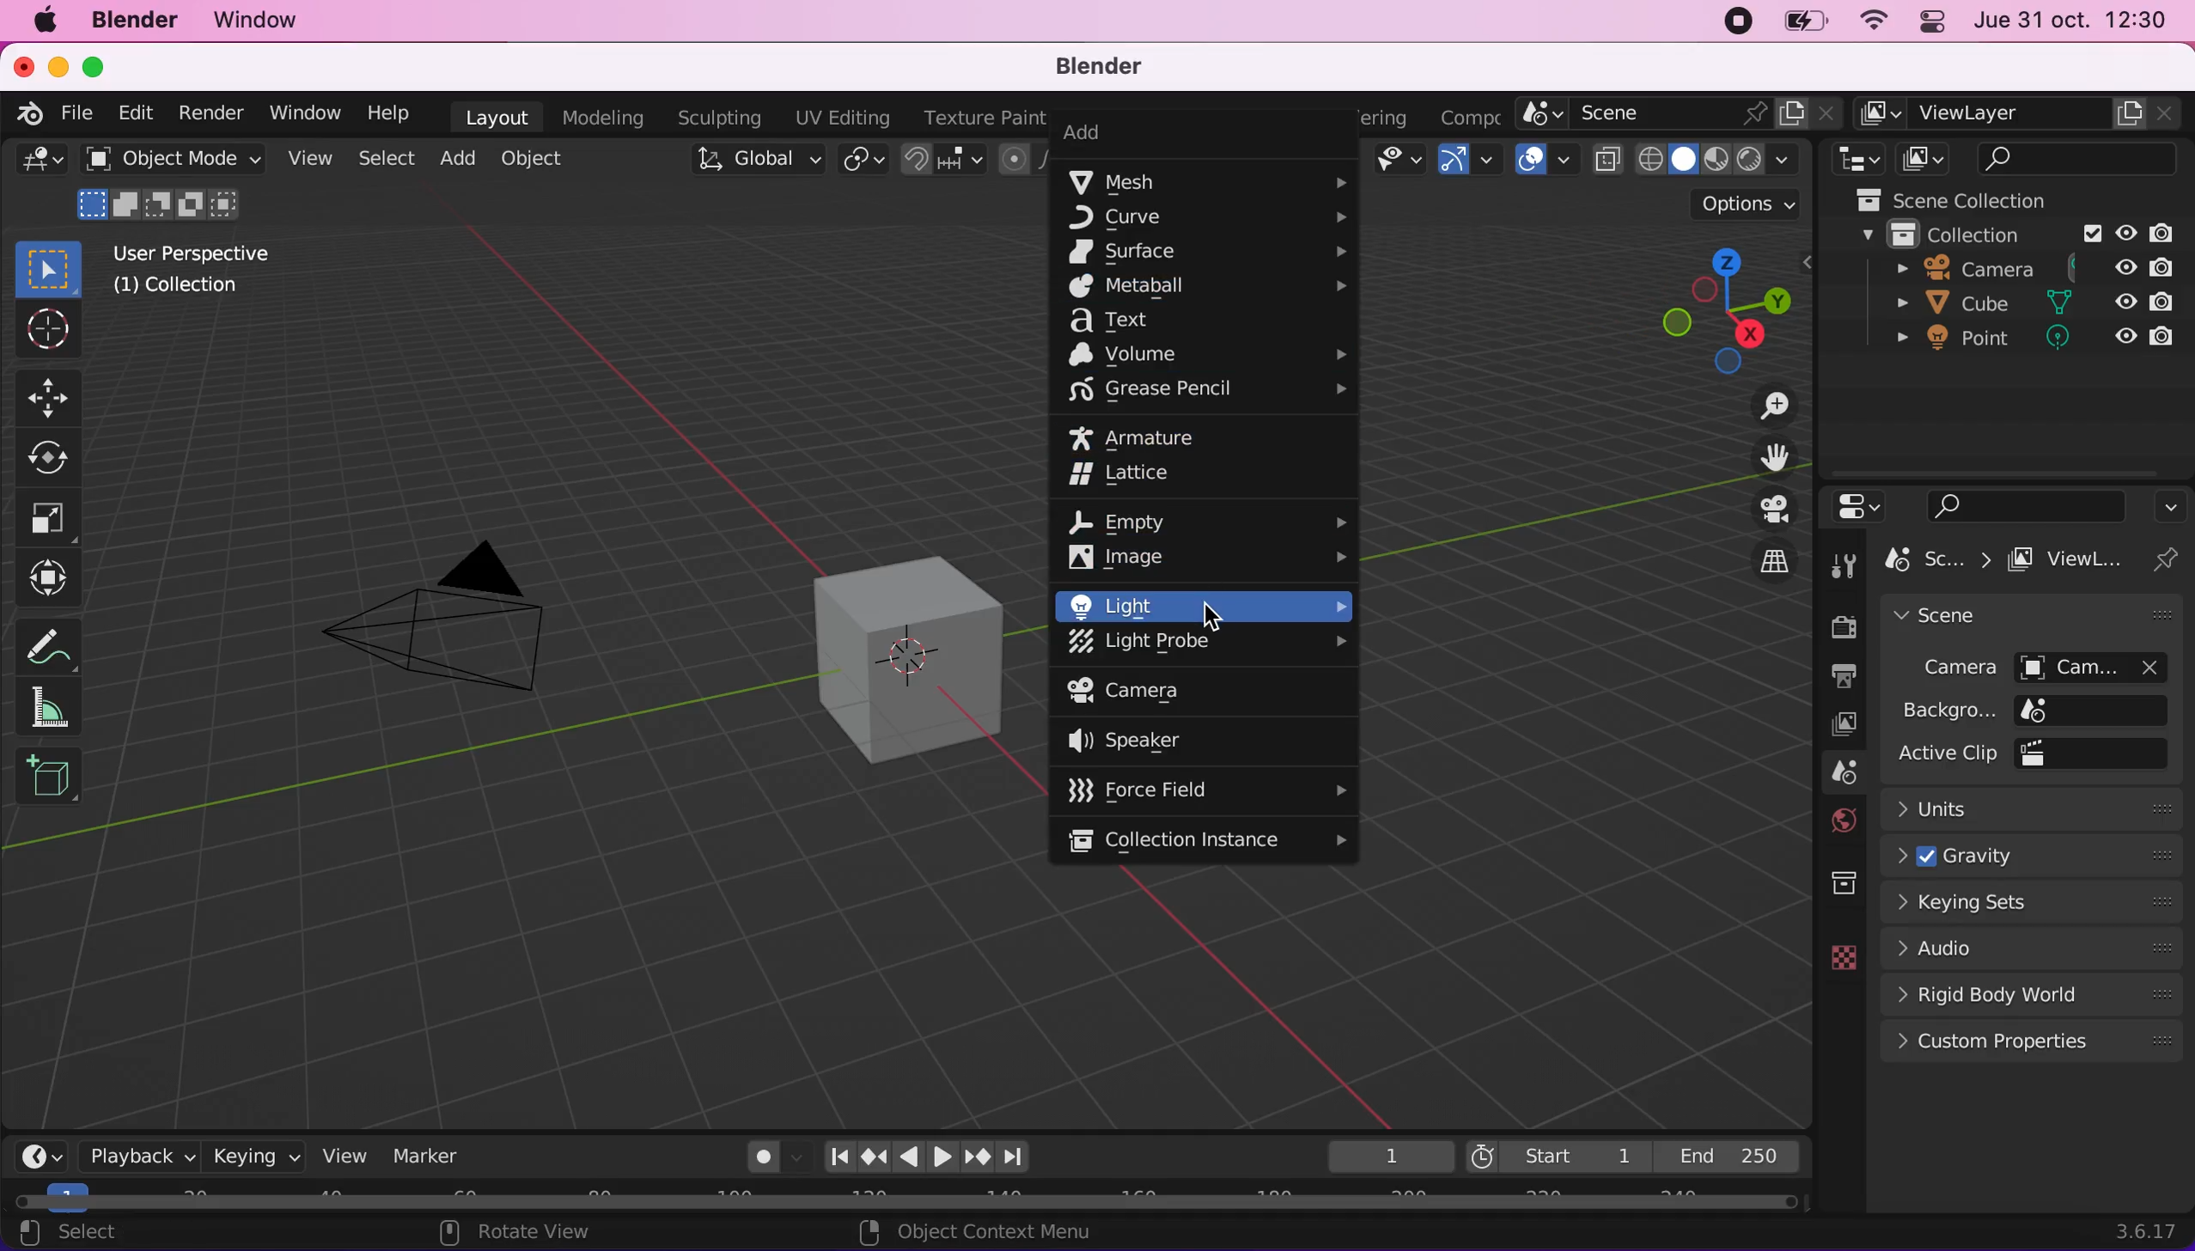 The width and height of the screenshot is (2195, 1251). Describe the element at coordinates (2125, 301) in the screenshot. I see `hide in viewpoint` at that location.